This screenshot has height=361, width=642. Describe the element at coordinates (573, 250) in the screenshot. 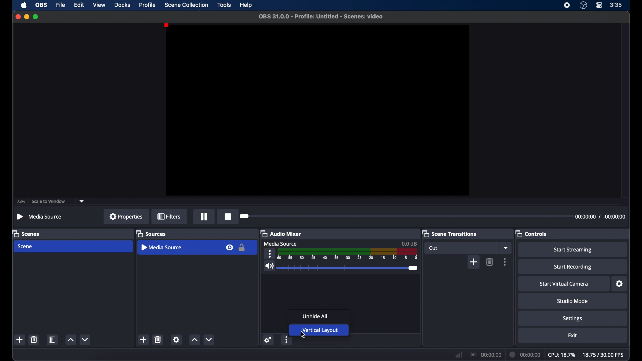

I see `start streaming` at that location.